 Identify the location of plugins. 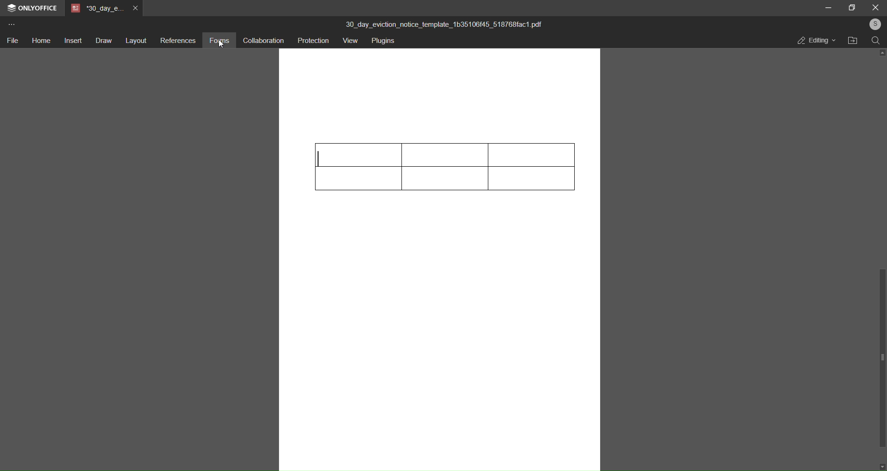
(385, 41).